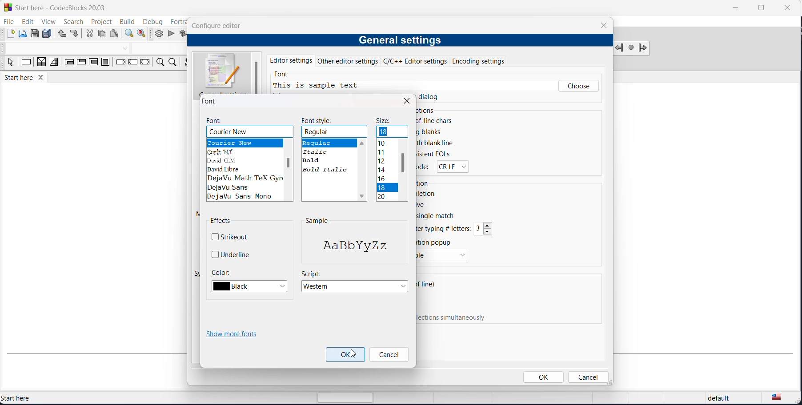 The image size is (802, 405). Describe the element at coordinates (171, 34) in the screenshot. I see `run` at that location.